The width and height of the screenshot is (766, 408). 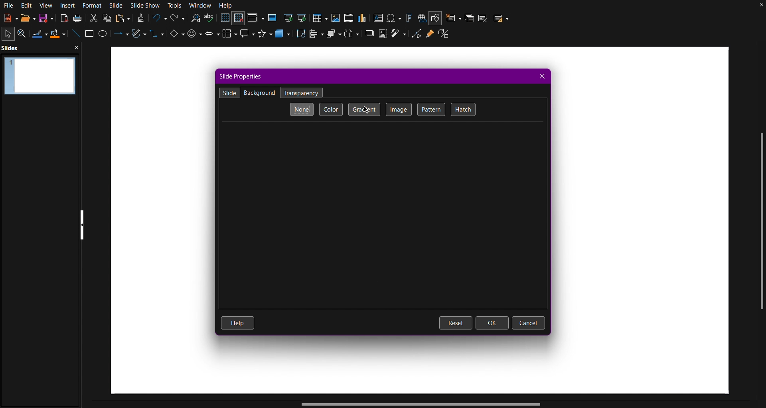 I want to click on Format, so click(x=94, y=5).